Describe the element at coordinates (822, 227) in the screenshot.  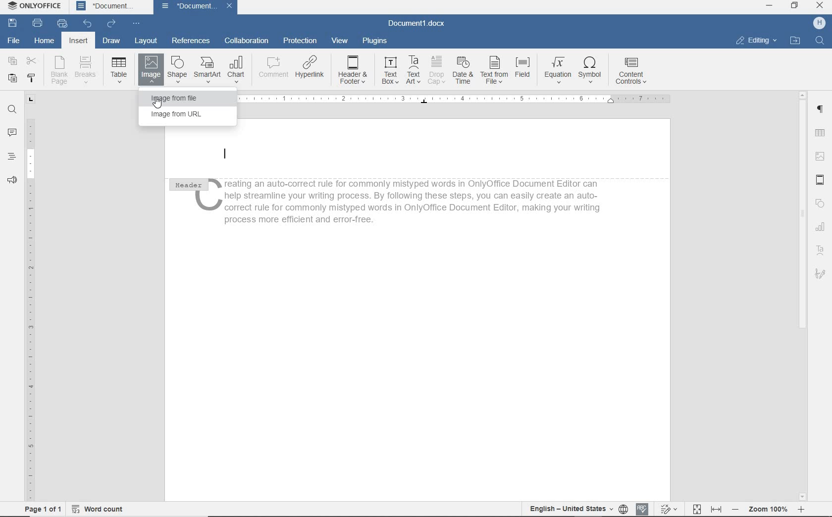
I see `Chart` at that location.